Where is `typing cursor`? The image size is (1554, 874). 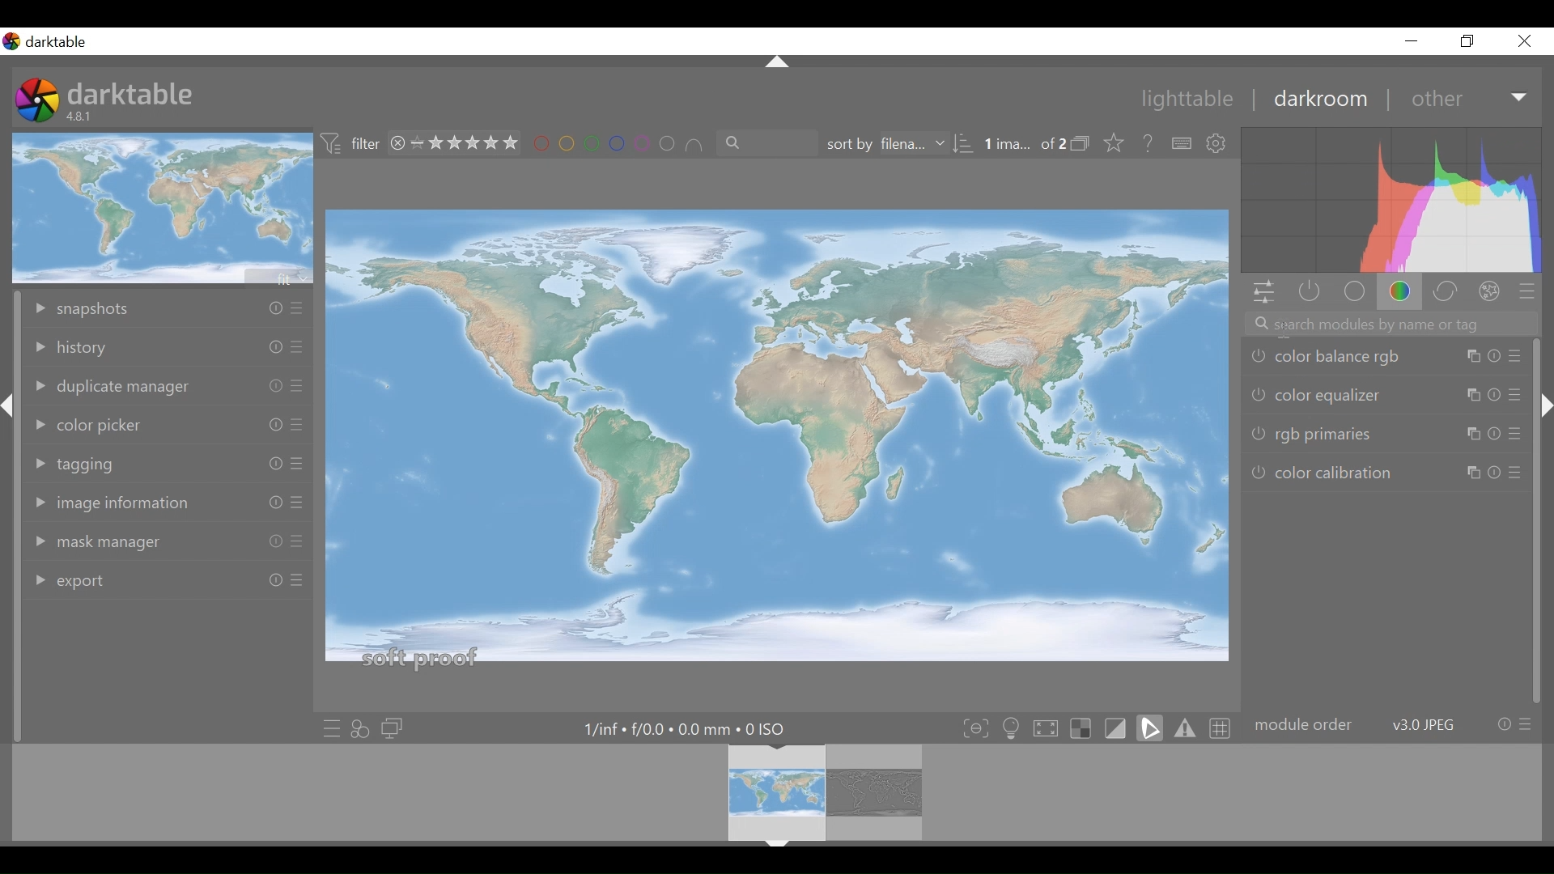 typing cursor is located at coordinates (1290, 330).